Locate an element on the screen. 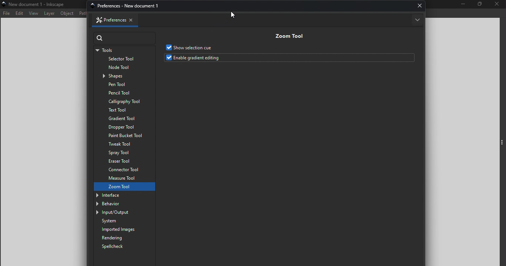 This screenshot has width=506, height=266. Zoom tool is located at coordinates (289, 36).